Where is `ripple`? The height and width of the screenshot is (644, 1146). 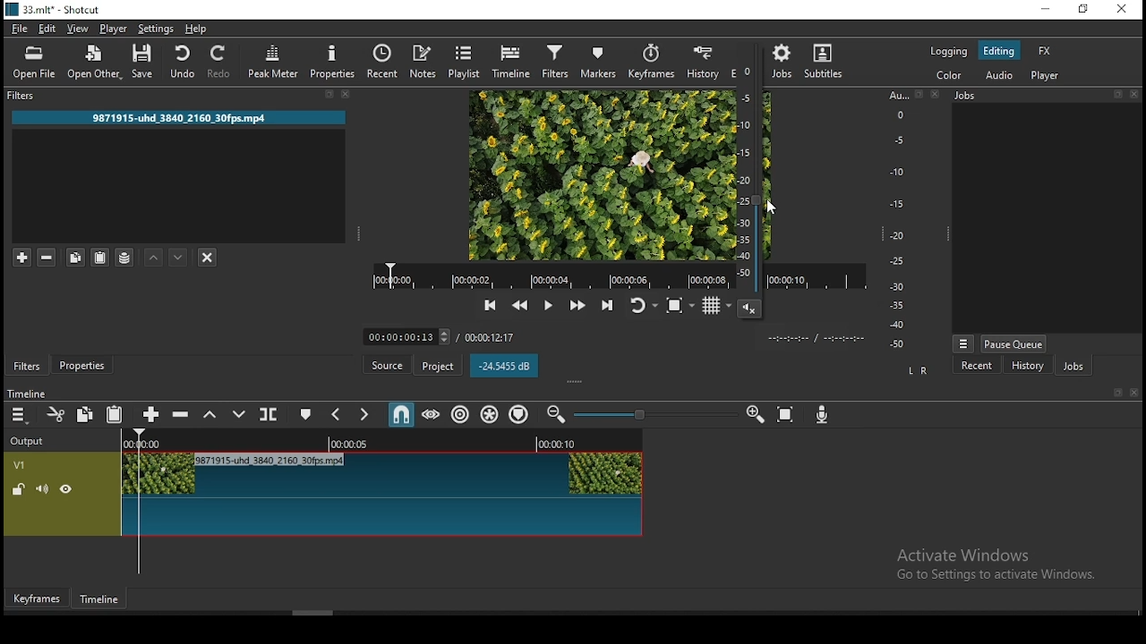
ripple is located at coordinates (461, 414).